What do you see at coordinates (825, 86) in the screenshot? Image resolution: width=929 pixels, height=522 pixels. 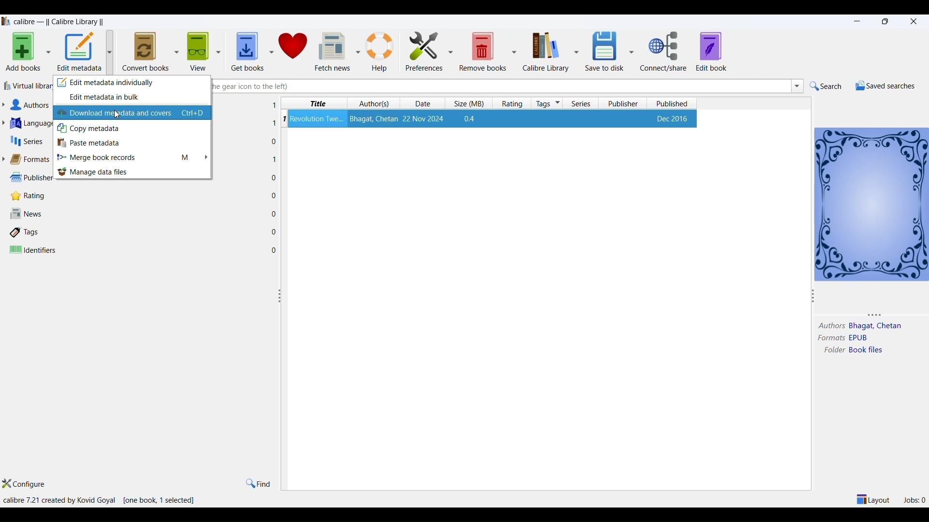 I see `search` at bounding box center [825, 86].